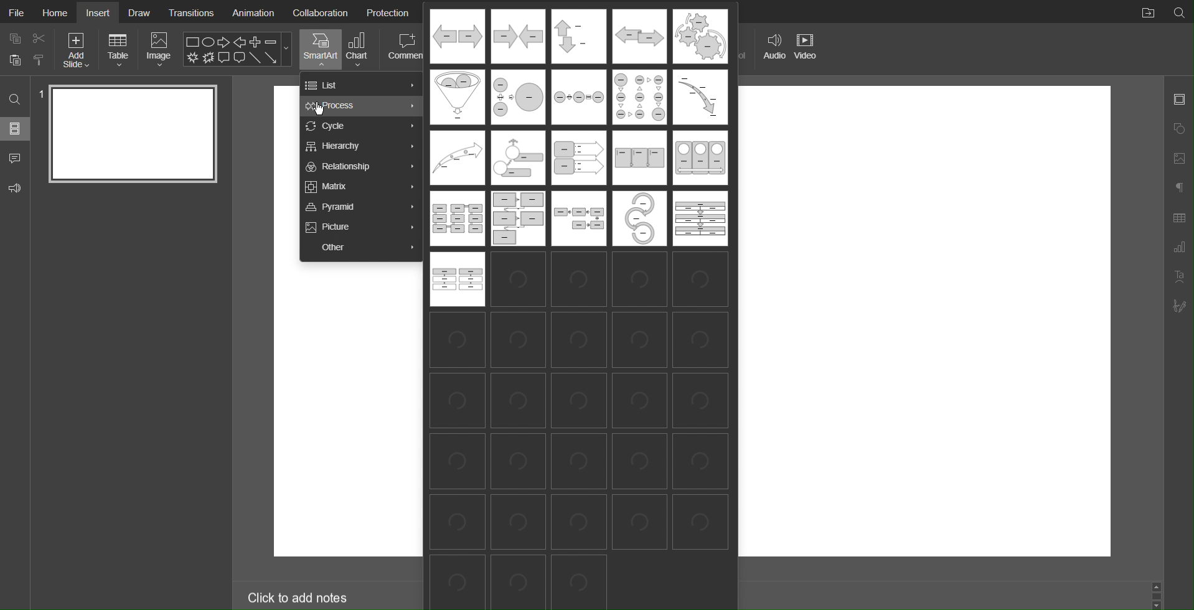 Image resolution: width=1194 pixels, height=610 pixels. What do you see at coordinates (100, 12) in the screenshot?
I see `Insert` at bounding box center [100, 12].